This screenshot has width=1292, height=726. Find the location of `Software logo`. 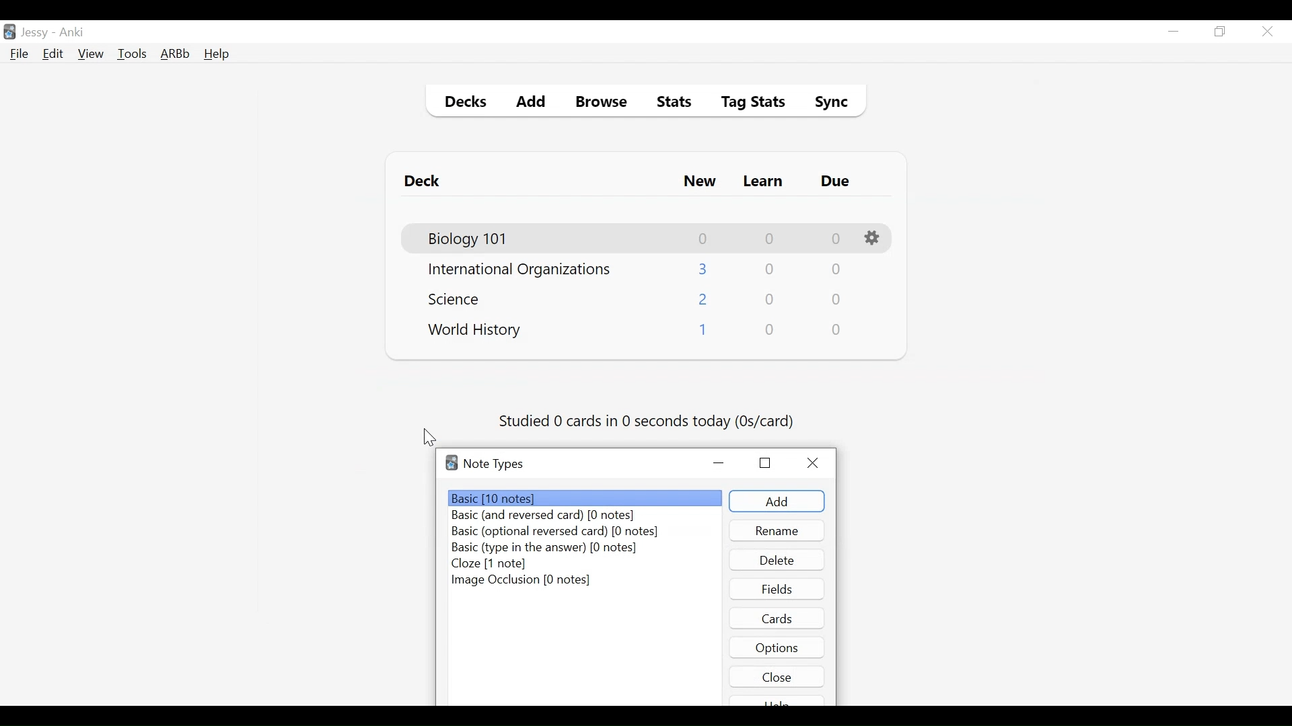

Software logo is located at coordinates (452, 462).